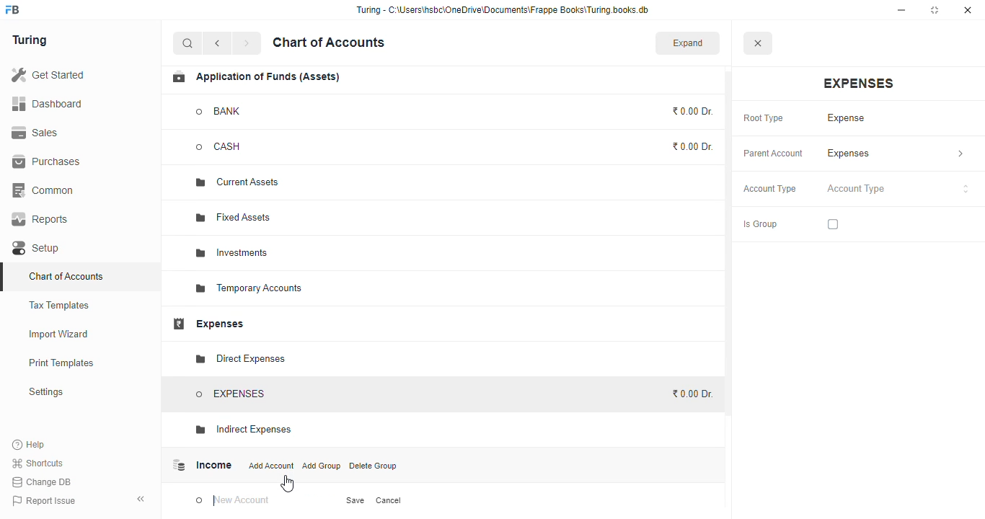  What do you see at coordinates (232, 147) in the screenshot?
I see `CASH` at bounding box center [232, 147].